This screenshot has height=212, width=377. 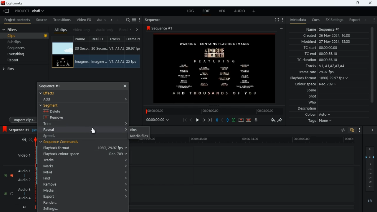 What do you see at coordinates (11, 193) in the screenshot?
I see `toggle` at bounding box center [11, 193].